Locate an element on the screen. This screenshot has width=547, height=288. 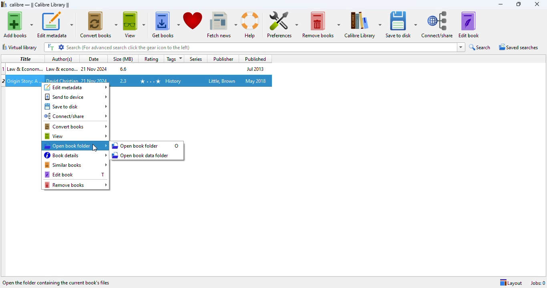
dropdown is located at coordinates (461, 47).